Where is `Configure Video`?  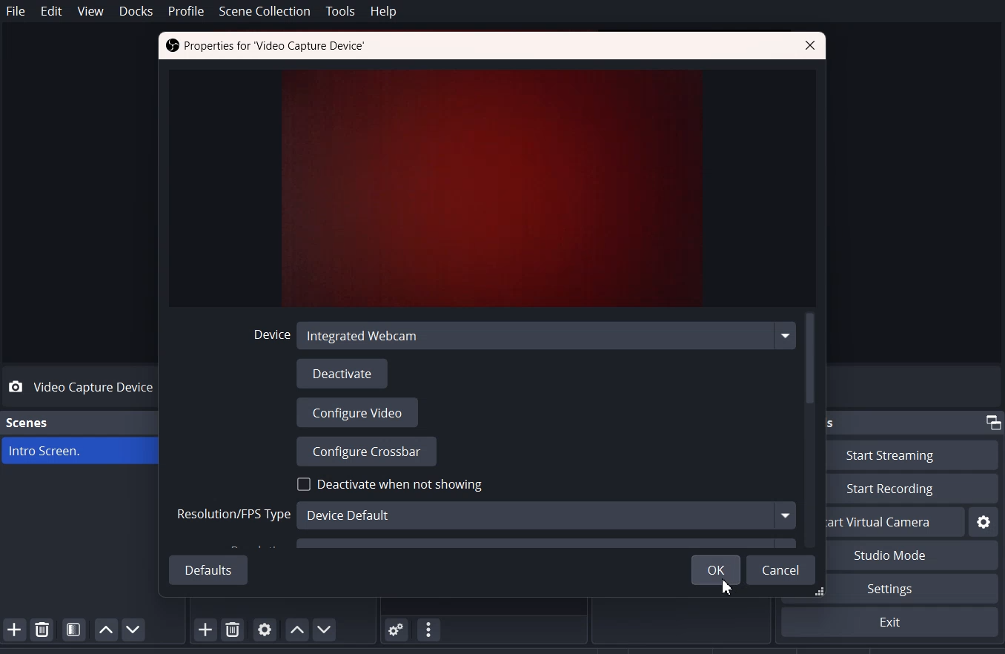 Configure Video is located at coordinates (358, 413).